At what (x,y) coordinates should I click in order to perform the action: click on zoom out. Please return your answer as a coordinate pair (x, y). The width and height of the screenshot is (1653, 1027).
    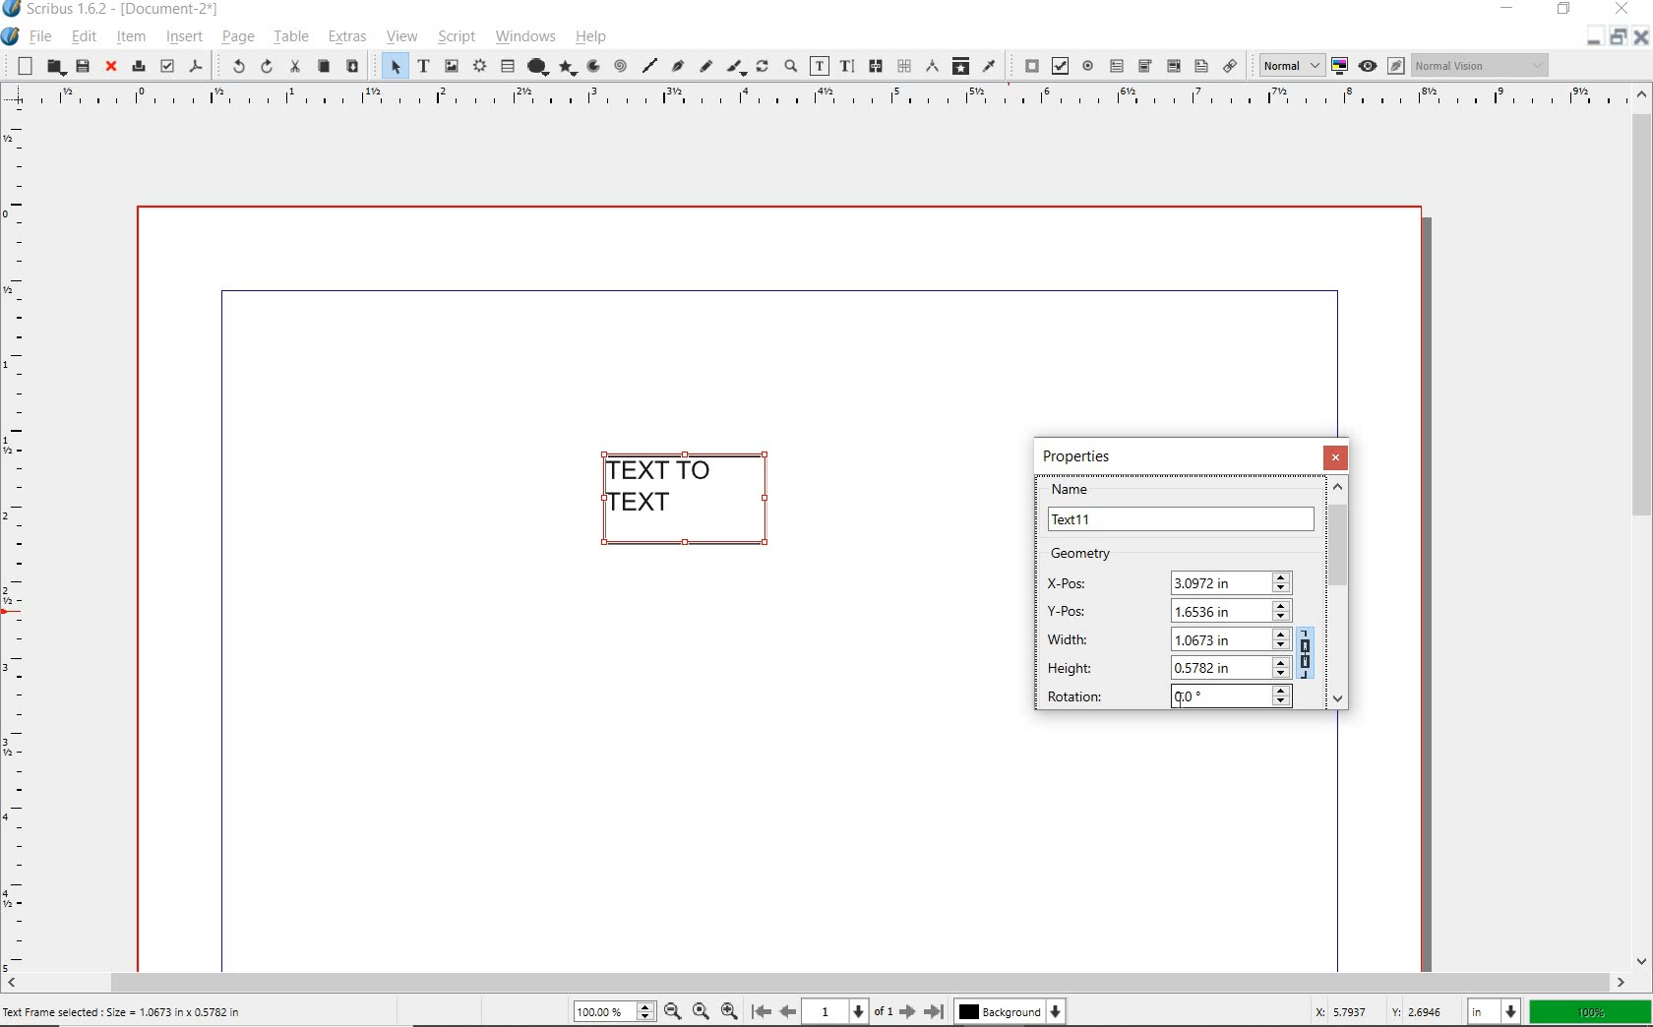
    Looking at the image, I should click on (678, 1010).